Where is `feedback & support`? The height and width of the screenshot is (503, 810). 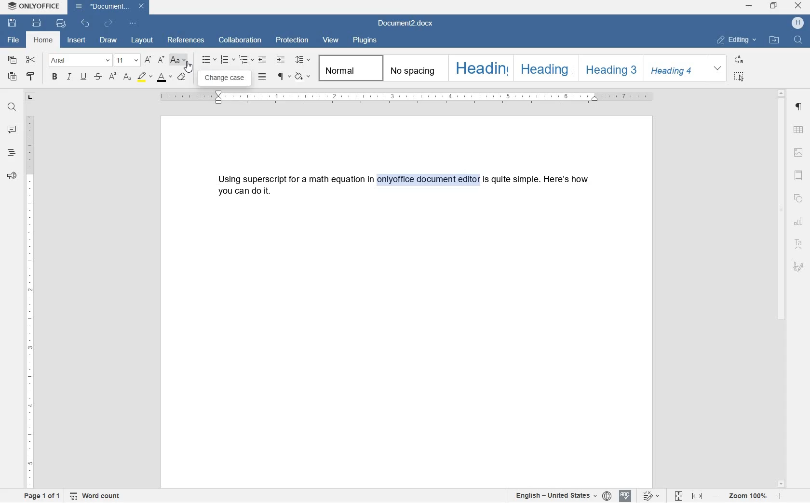
feedback & support is located at coordinates (12, 176).